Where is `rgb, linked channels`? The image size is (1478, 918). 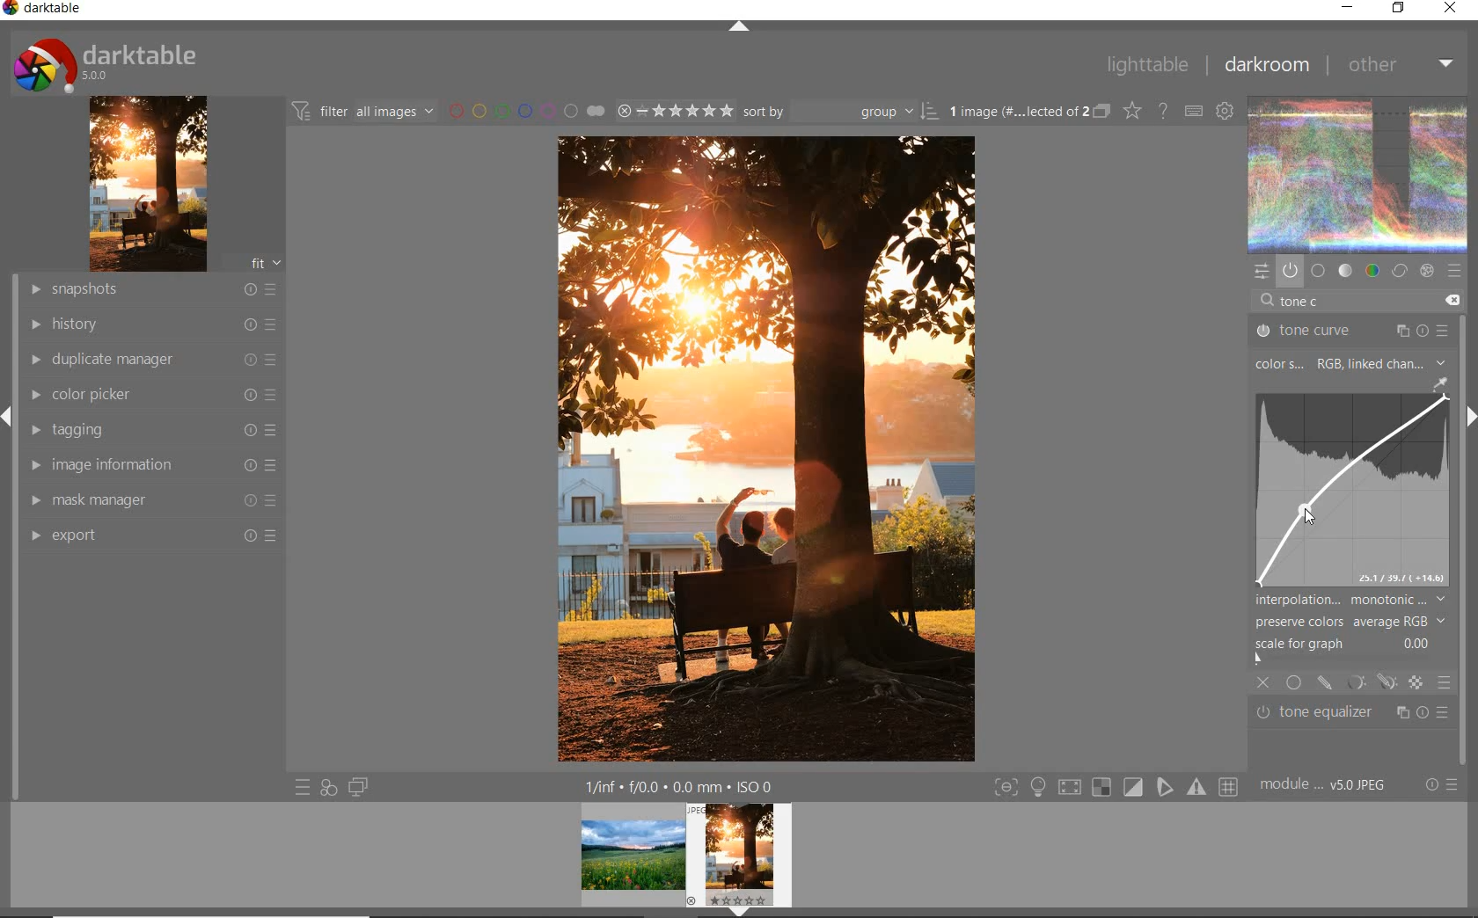 rgb, linked channels is located at coordinates (1383, 363).